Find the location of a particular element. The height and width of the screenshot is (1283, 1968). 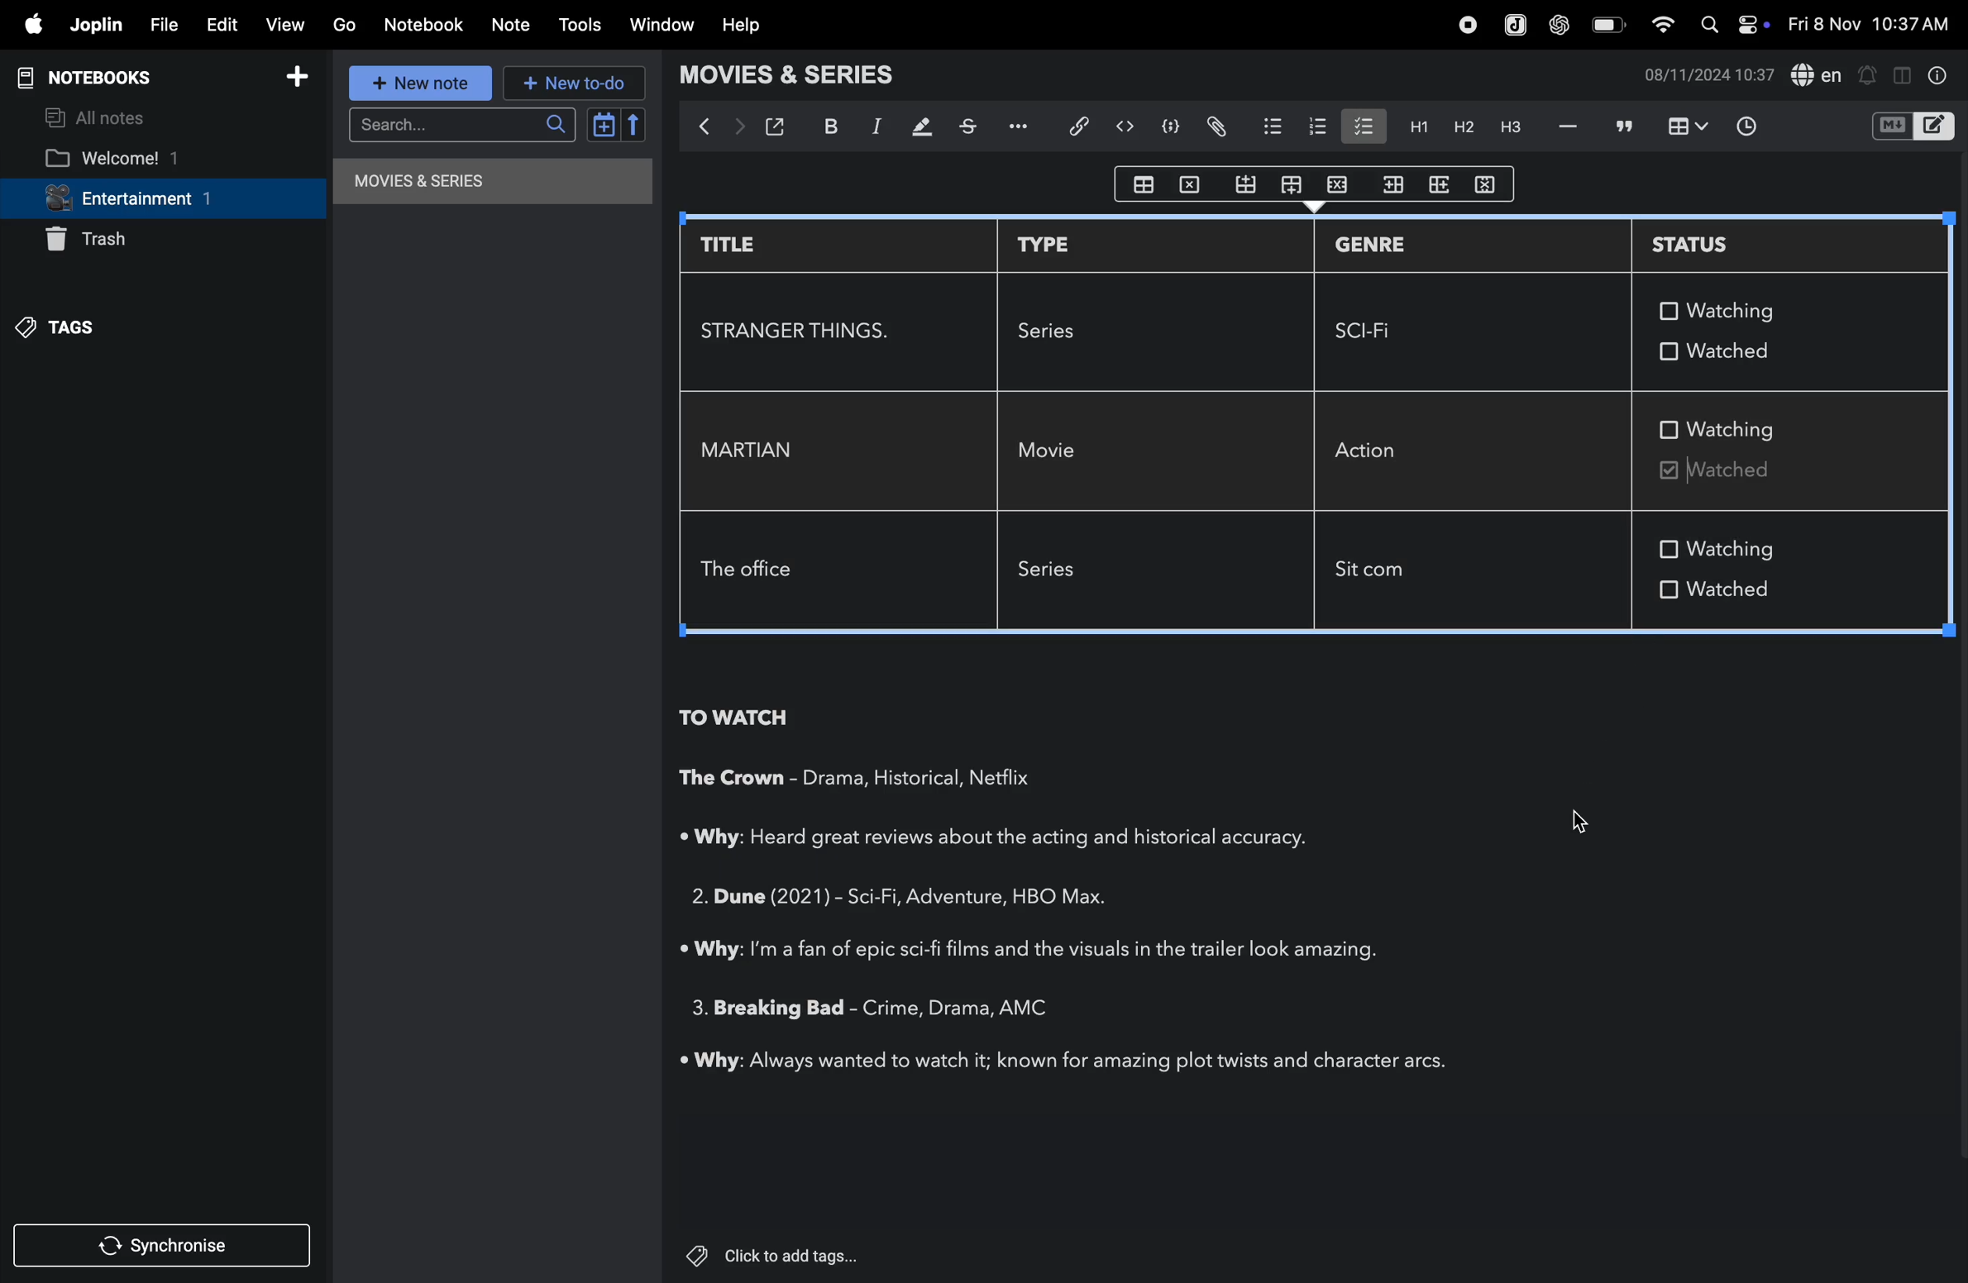

go is located at coordinates (345, 25).